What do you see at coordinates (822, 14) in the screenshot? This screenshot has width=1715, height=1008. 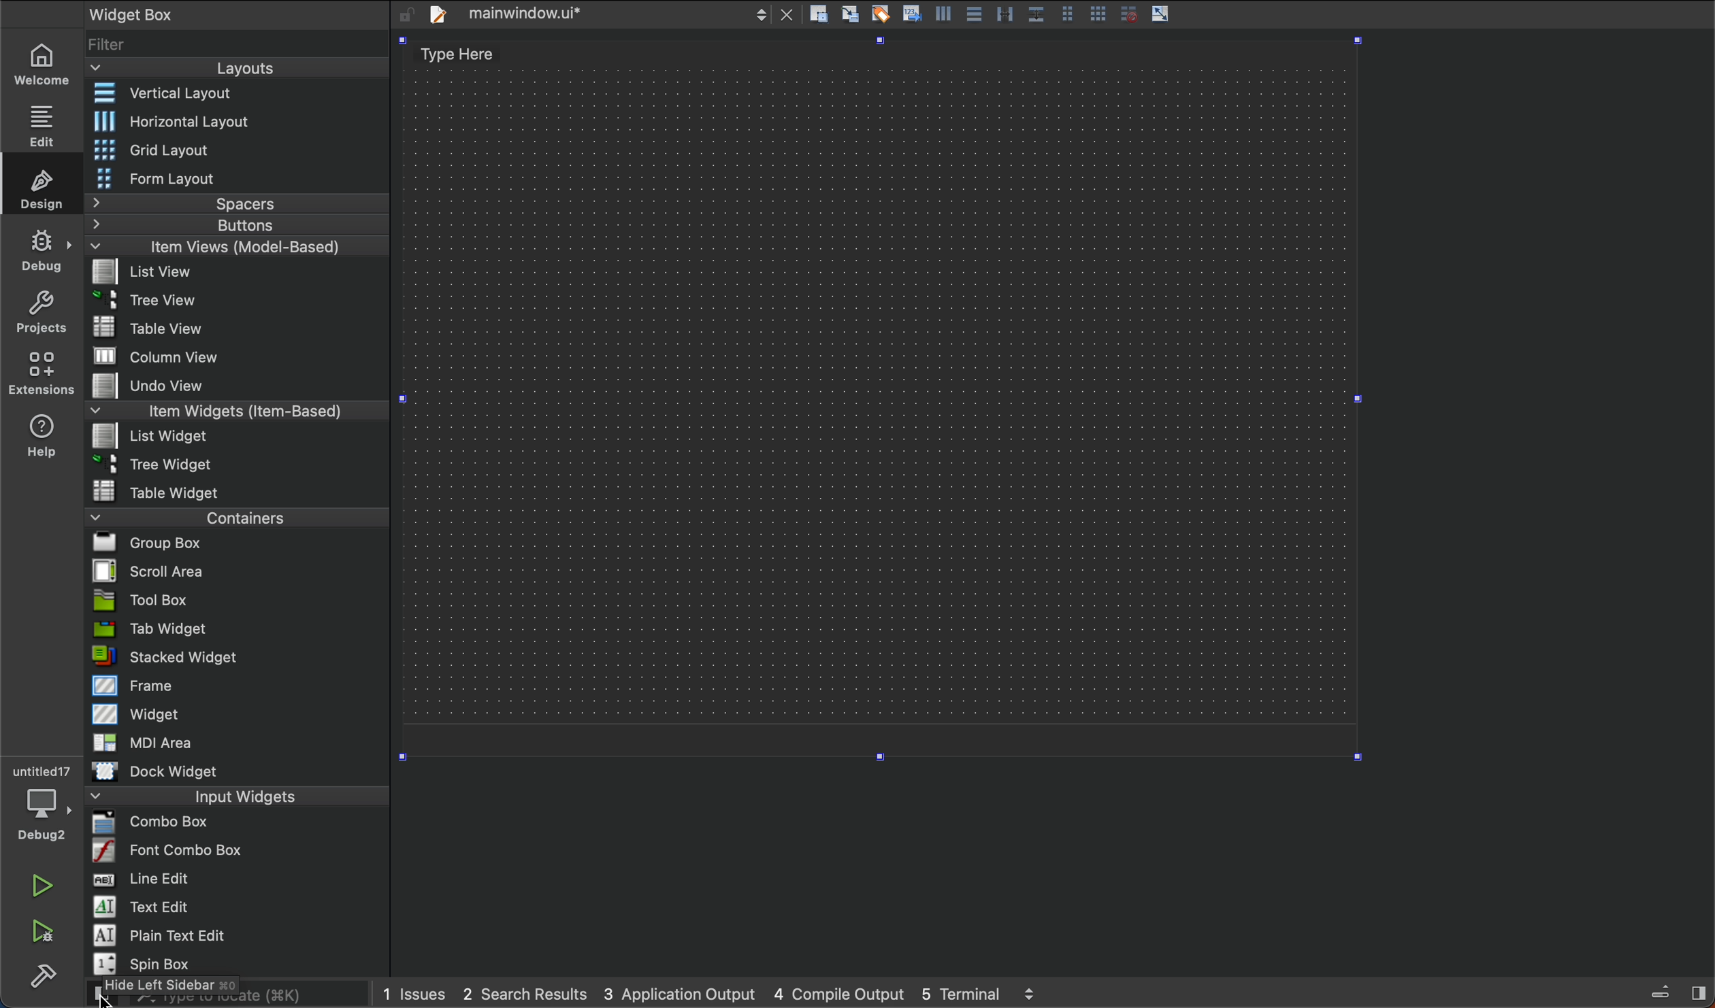 I see `` at bounding box center [822, 14].